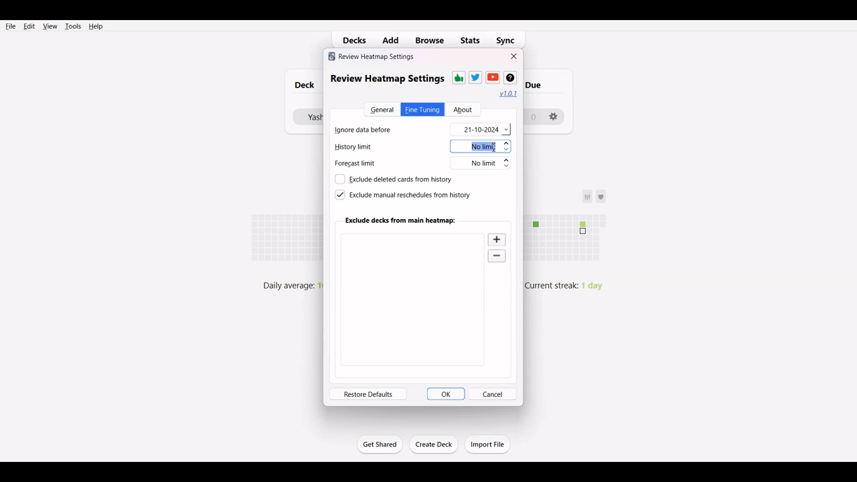 The width and height of the screenshot is (857, 482). What do you see at coordinates (483, 165) in the screenshot?
I see `No limit ` at bounding box center [483, 165].